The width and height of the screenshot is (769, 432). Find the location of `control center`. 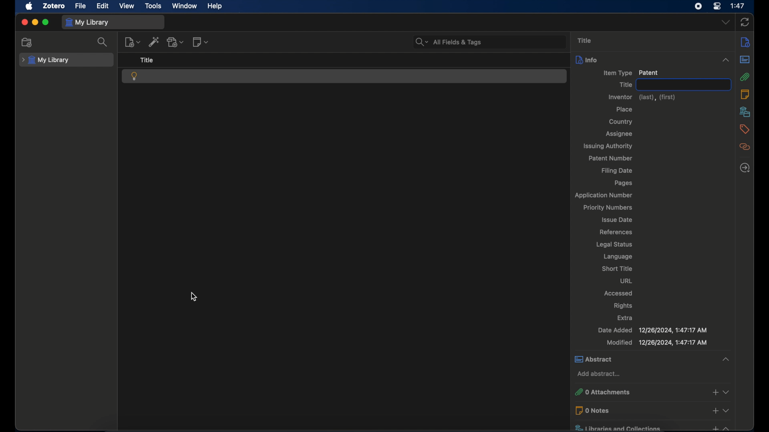

control center is located at coordinates (718, 6).